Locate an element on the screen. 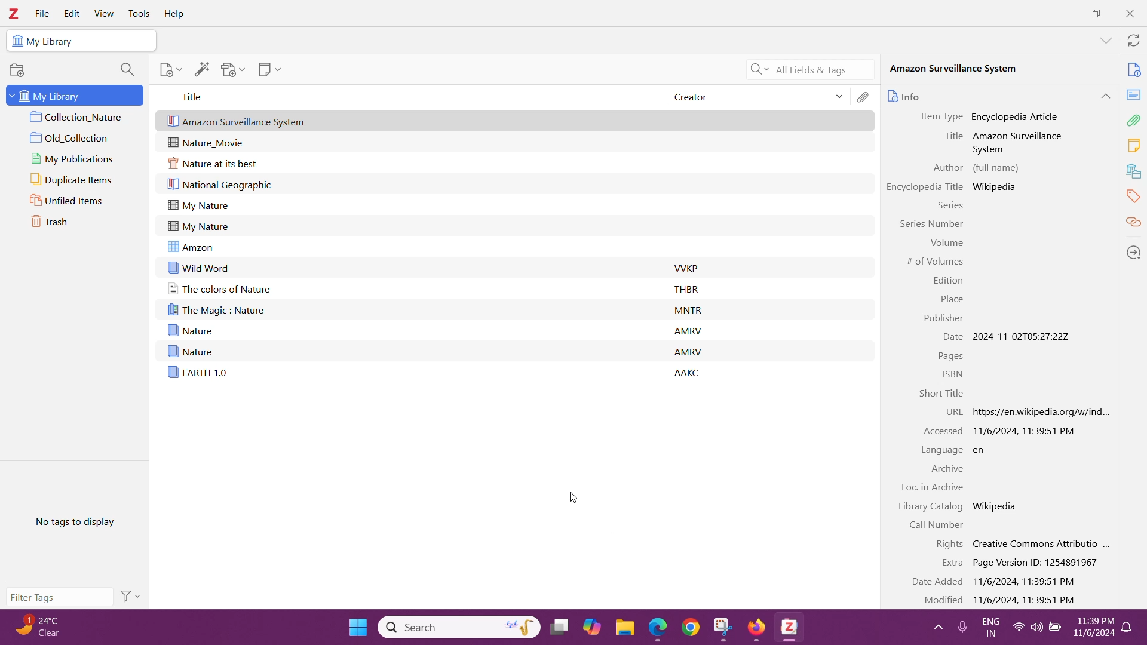  National Geographic is located at coordinates (219, 185).